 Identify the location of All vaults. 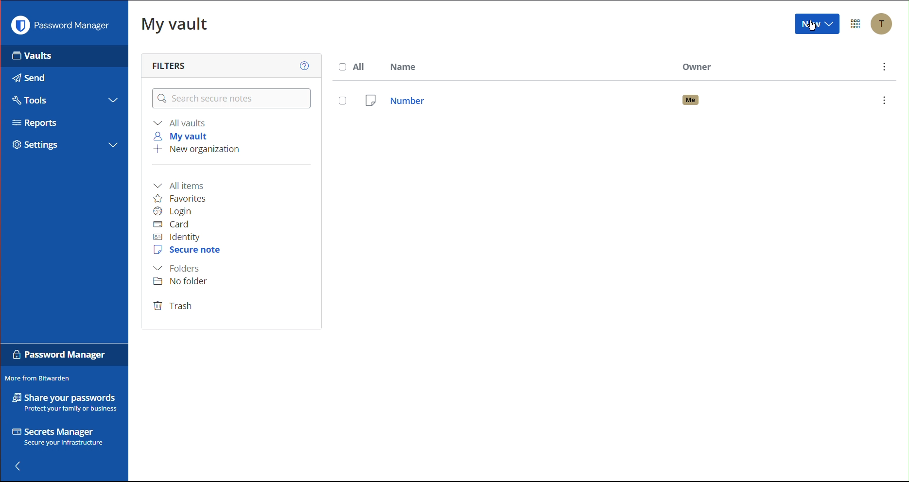
(181, 122).